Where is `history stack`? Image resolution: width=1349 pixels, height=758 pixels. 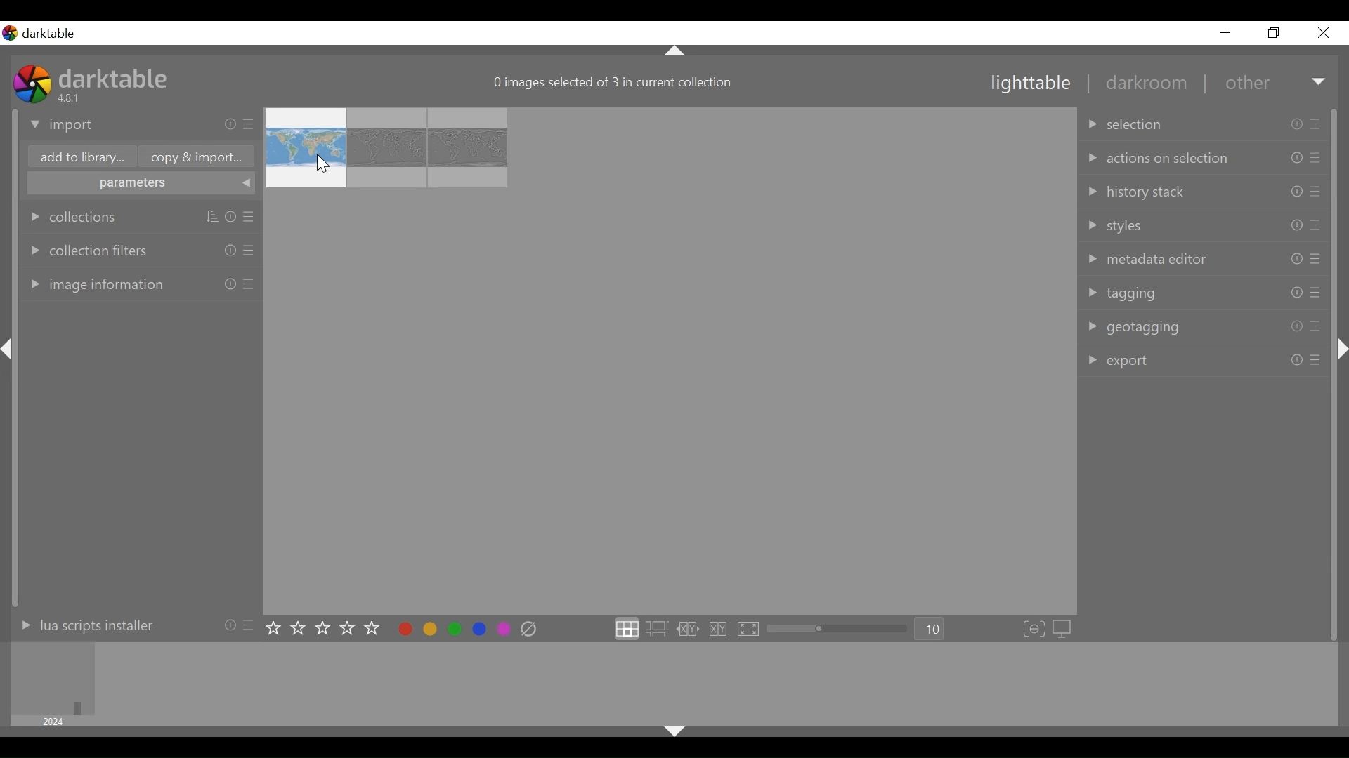
history stack is located at coordinates (1206, 191).